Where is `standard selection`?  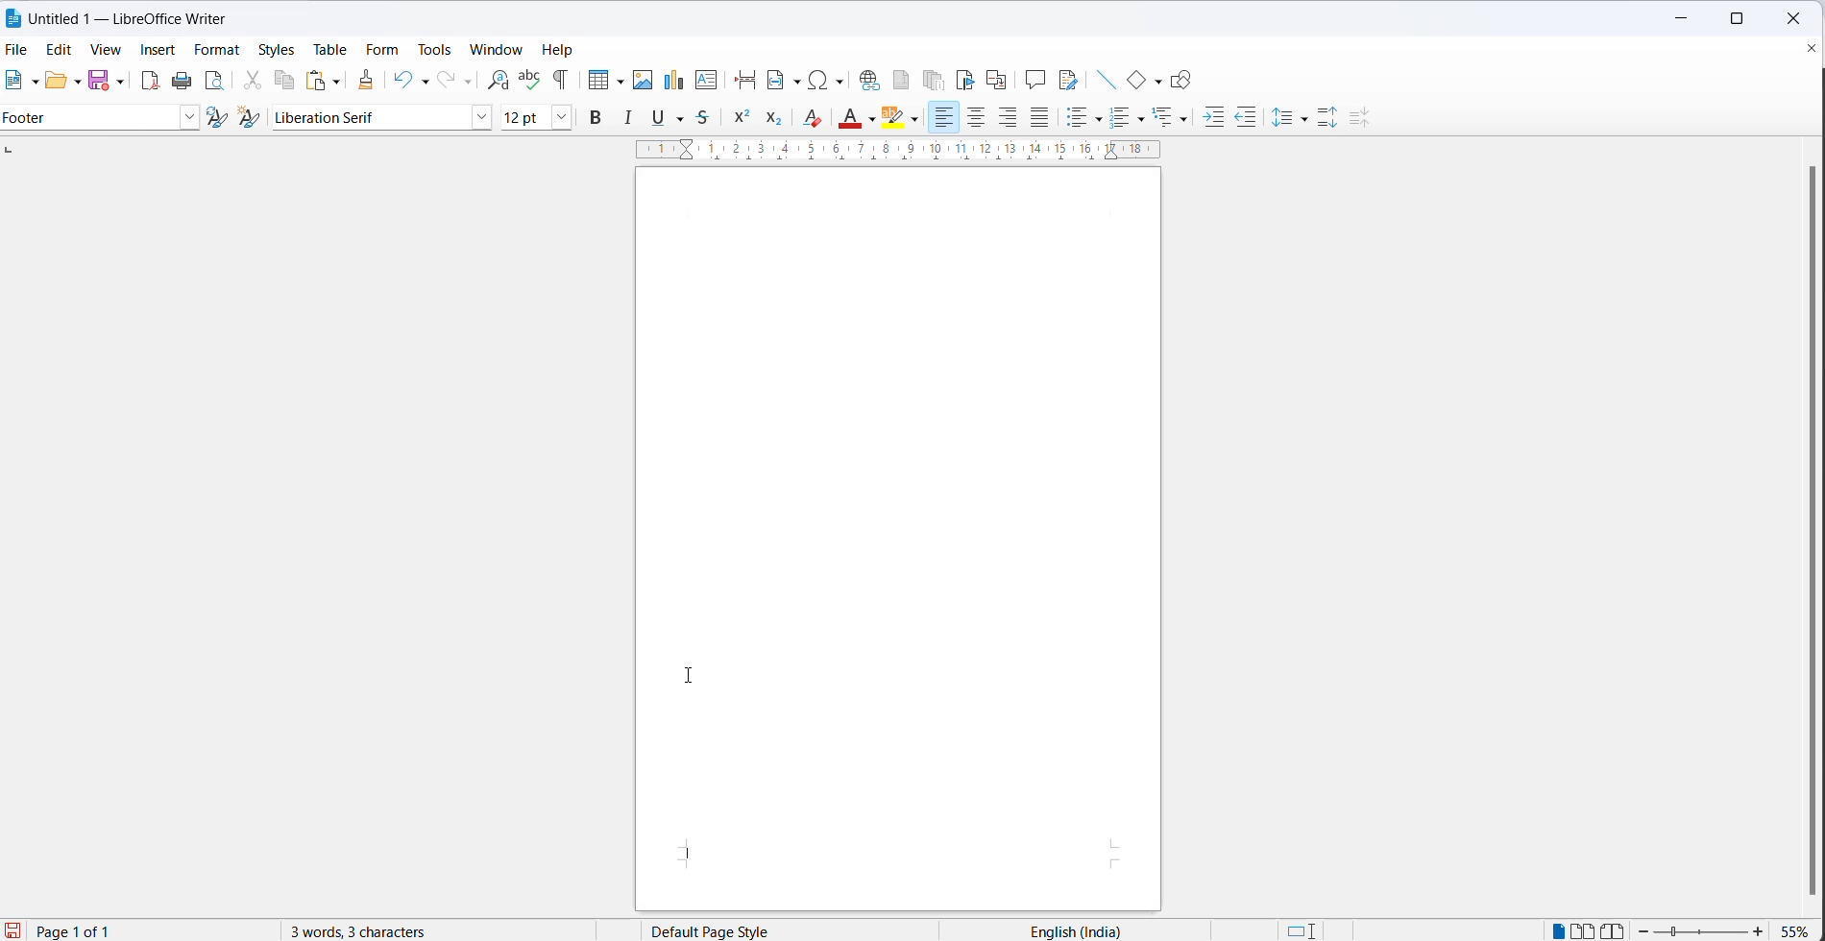 standard selection is located at coordinates (1305, 930).